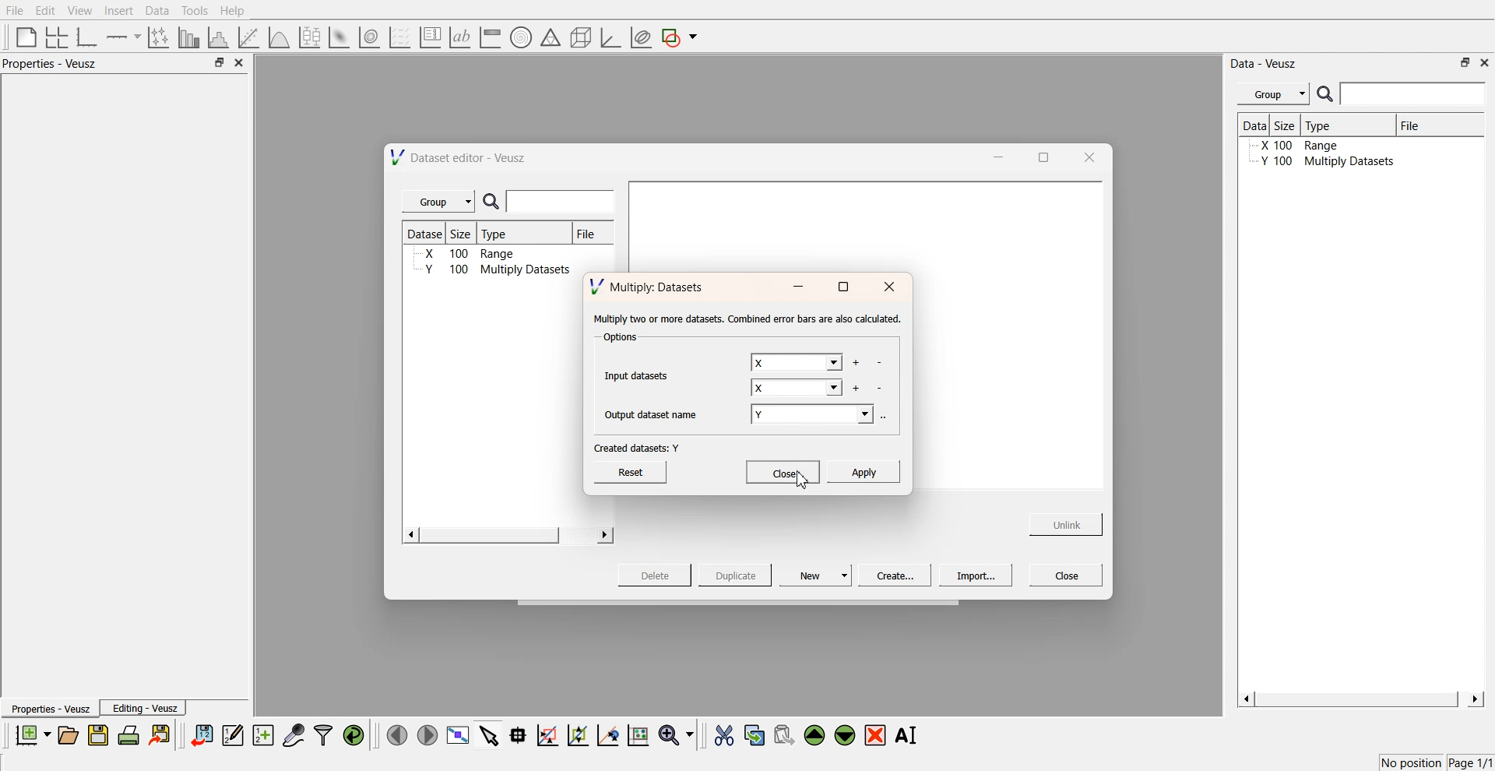  I want to click on add more, so click(855, 363).